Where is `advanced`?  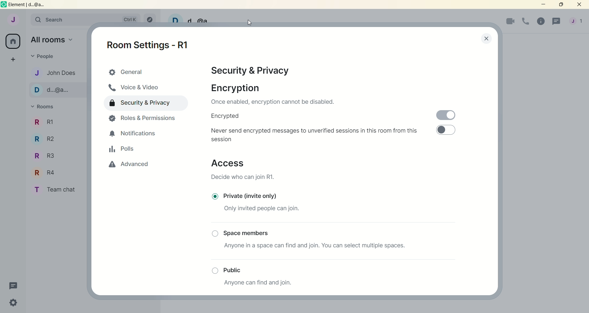 advanced is located at coordinates (129, 166).